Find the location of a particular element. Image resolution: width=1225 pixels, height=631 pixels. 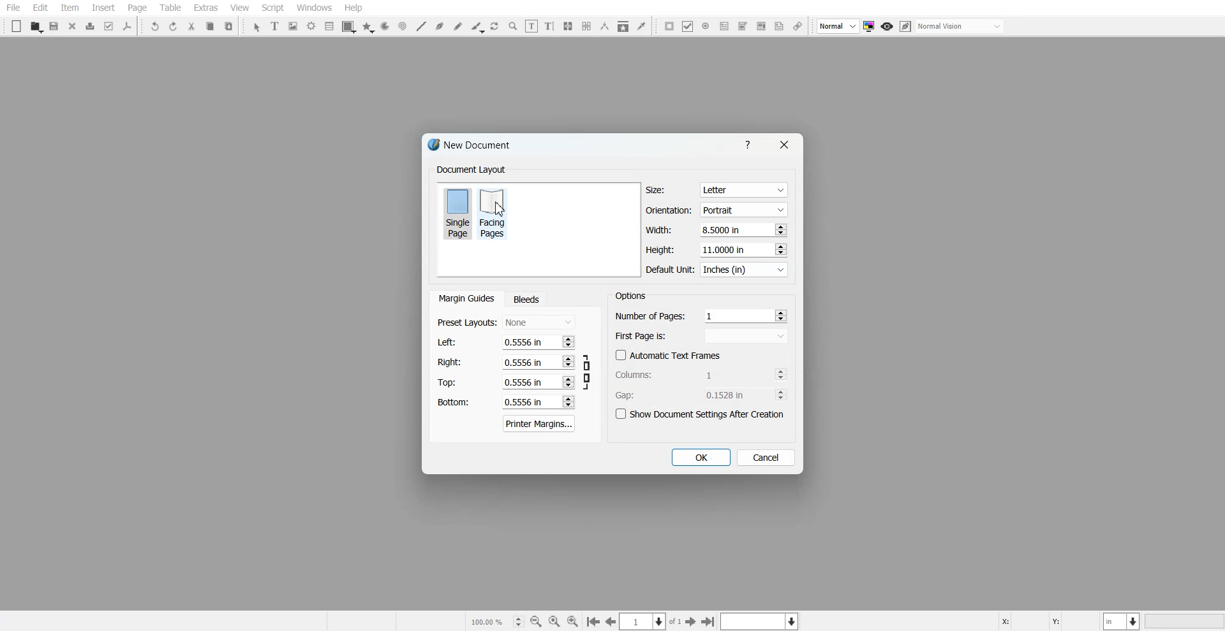

Text Annotation is located at coordinates (779, 27).